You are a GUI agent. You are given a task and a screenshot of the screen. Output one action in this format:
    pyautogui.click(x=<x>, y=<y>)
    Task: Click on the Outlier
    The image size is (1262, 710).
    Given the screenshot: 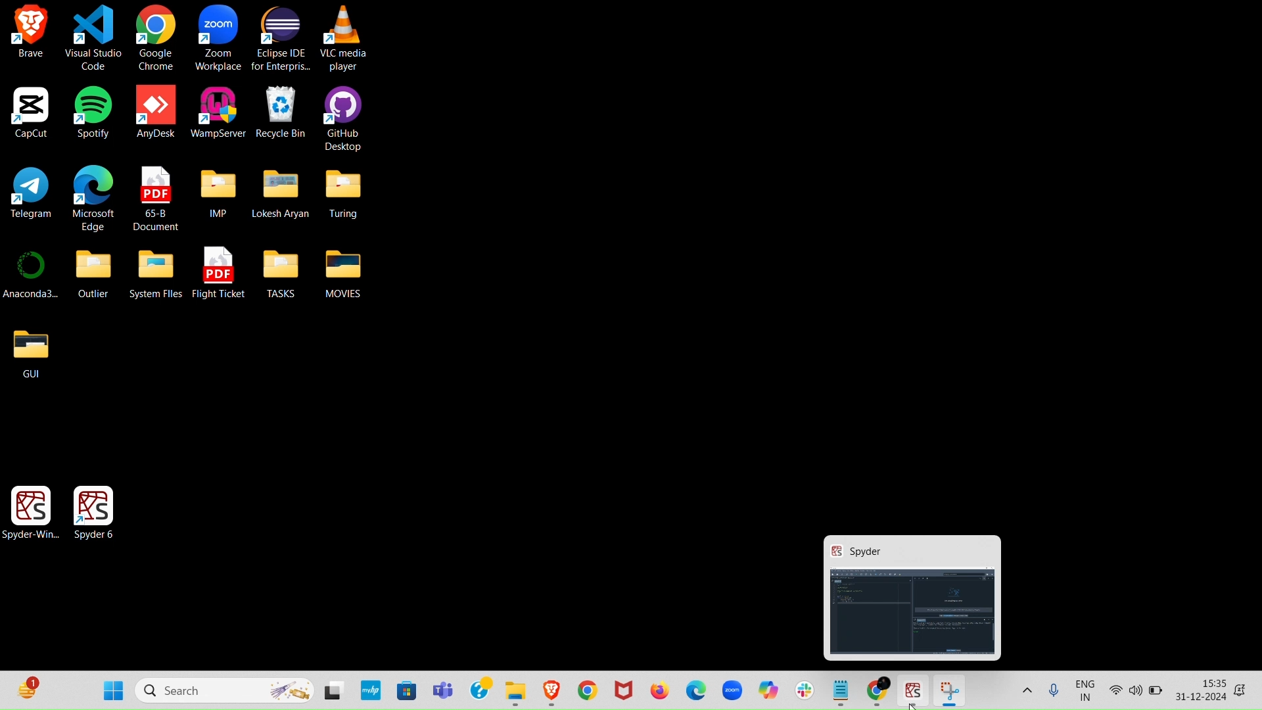 What is the action you would take?
    pyautogui.click(x=93, y=273)
    